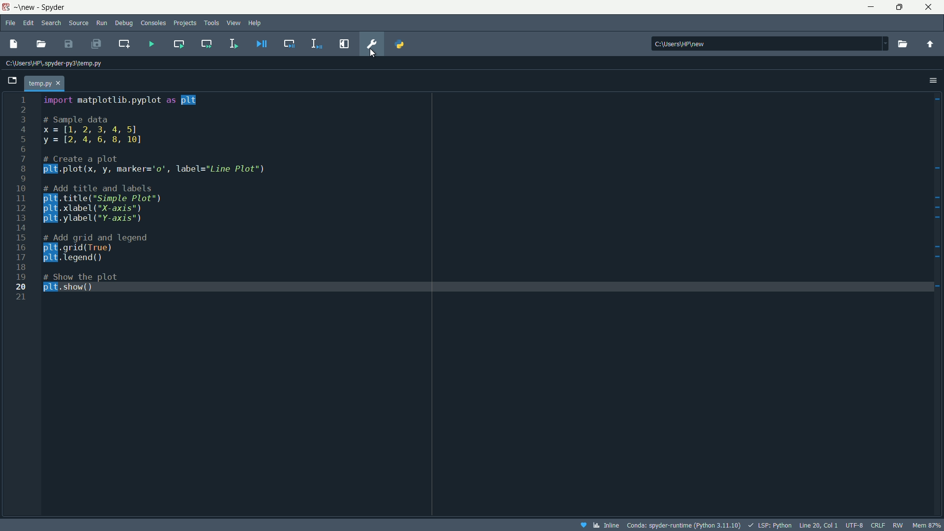  I want to click on run, so click(102, 24).